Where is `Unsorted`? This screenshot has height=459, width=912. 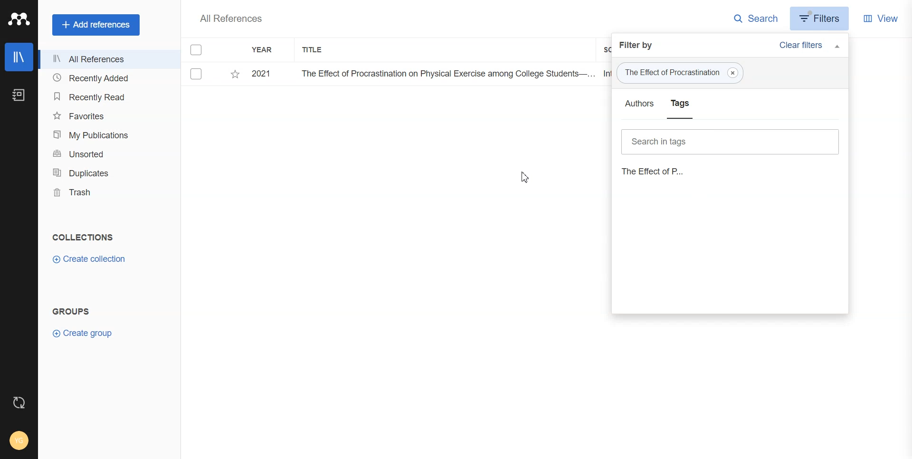
Unsorted is located at coordinates (104, 154).